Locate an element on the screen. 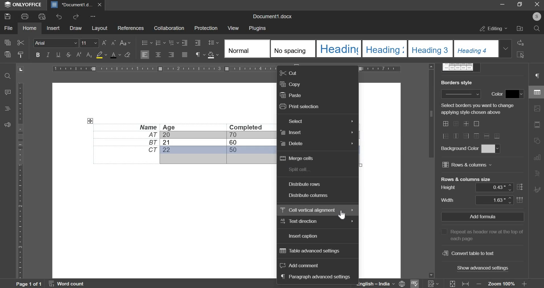 The height and width of the screenshot is (288, 544). print is located at coordinates (24, 17).